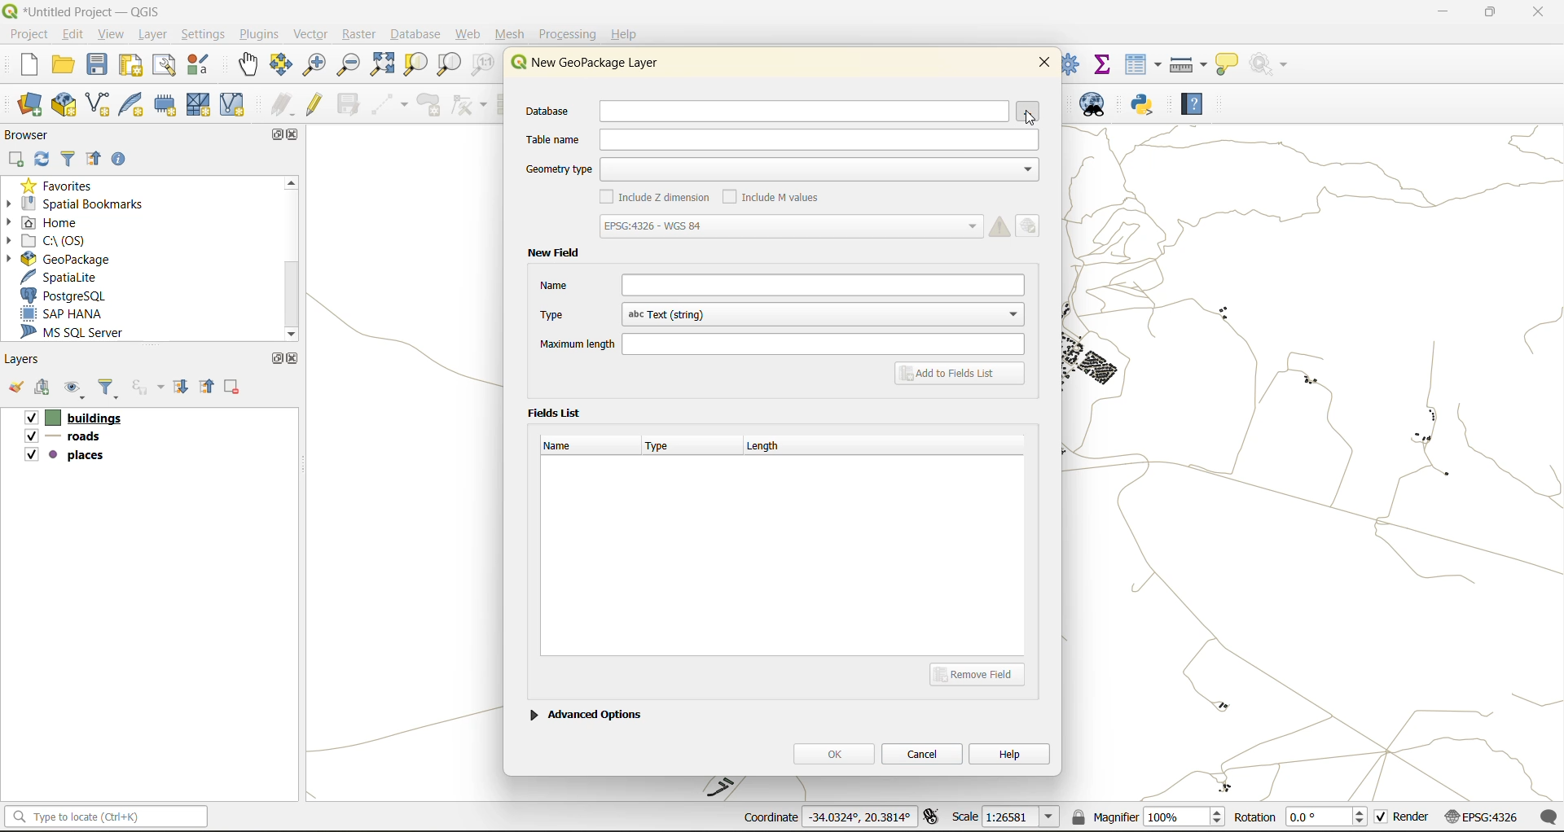  Describe the element at coordinates (283, 105) in the screenshot. I see `edits` at that location.